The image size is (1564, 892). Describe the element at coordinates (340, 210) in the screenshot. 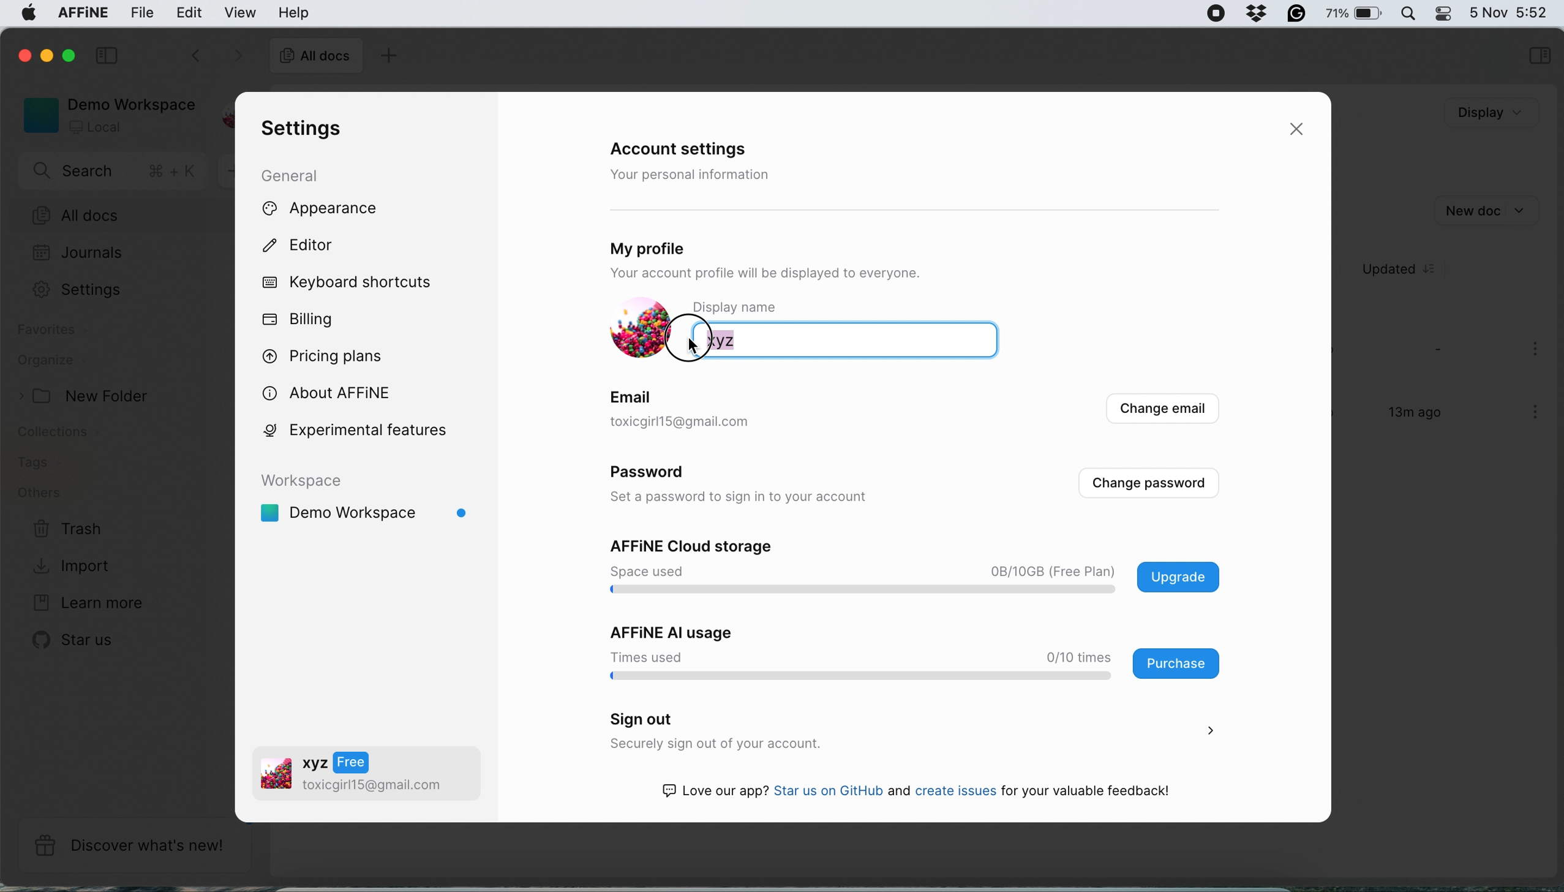

I see `appearance` at that location.